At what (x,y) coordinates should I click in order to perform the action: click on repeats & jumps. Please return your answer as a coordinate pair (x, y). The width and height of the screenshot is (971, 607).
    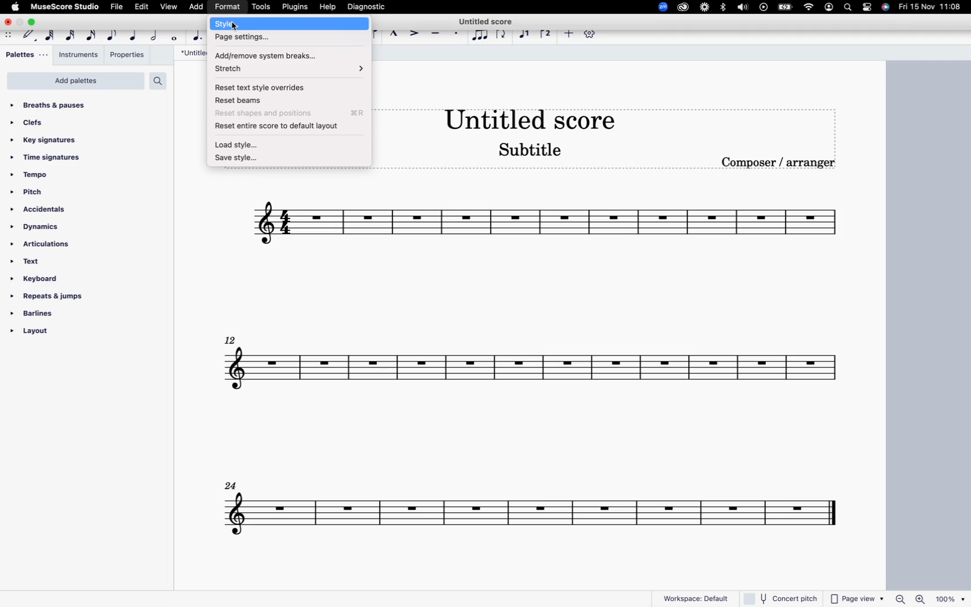
    Looking at the image, I should click on (51, 296).